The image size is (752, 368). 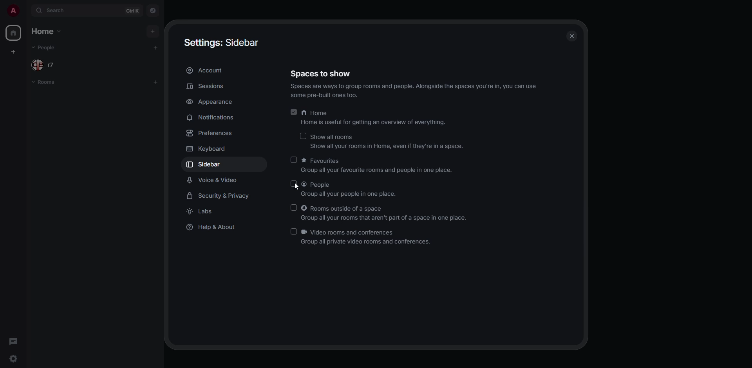 What do you see at coordinates (205, 150) in the screenshot?
I see `keyboard` at bounding box center [205, 150].